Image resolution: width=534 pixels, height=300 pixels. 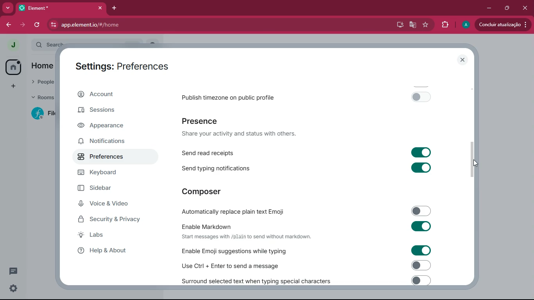 I want to click on extensions, so click(x=445, y=25).